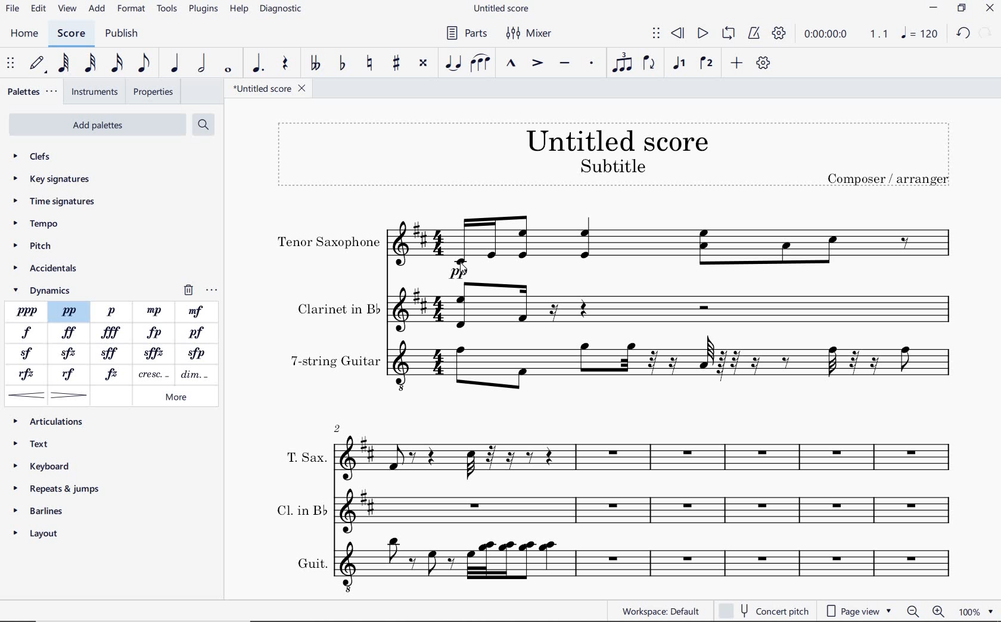  I want to click on PF(PIANOFORTE), so click(198, 333).